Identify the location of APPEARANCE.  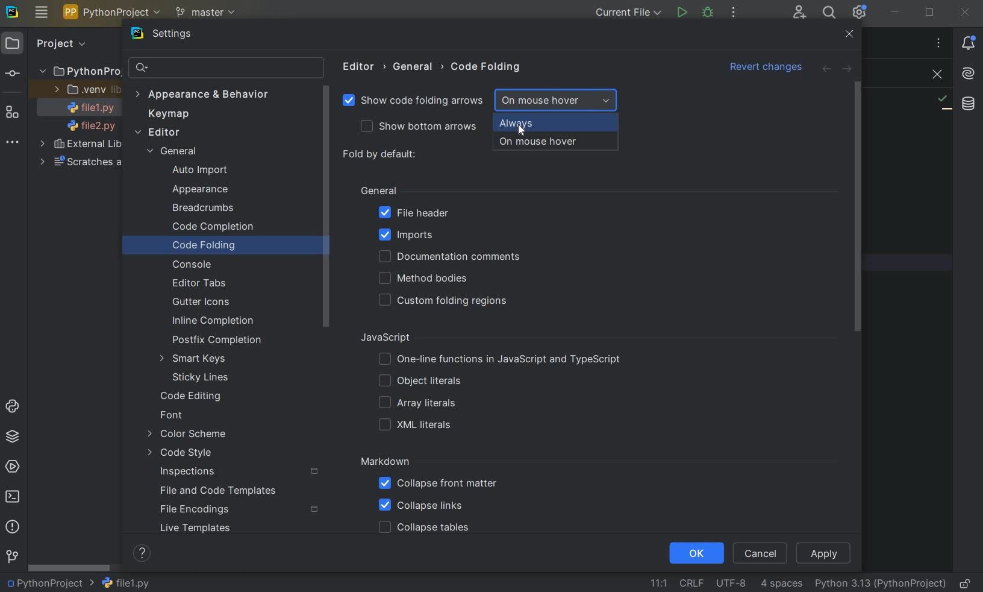
(211, 191).